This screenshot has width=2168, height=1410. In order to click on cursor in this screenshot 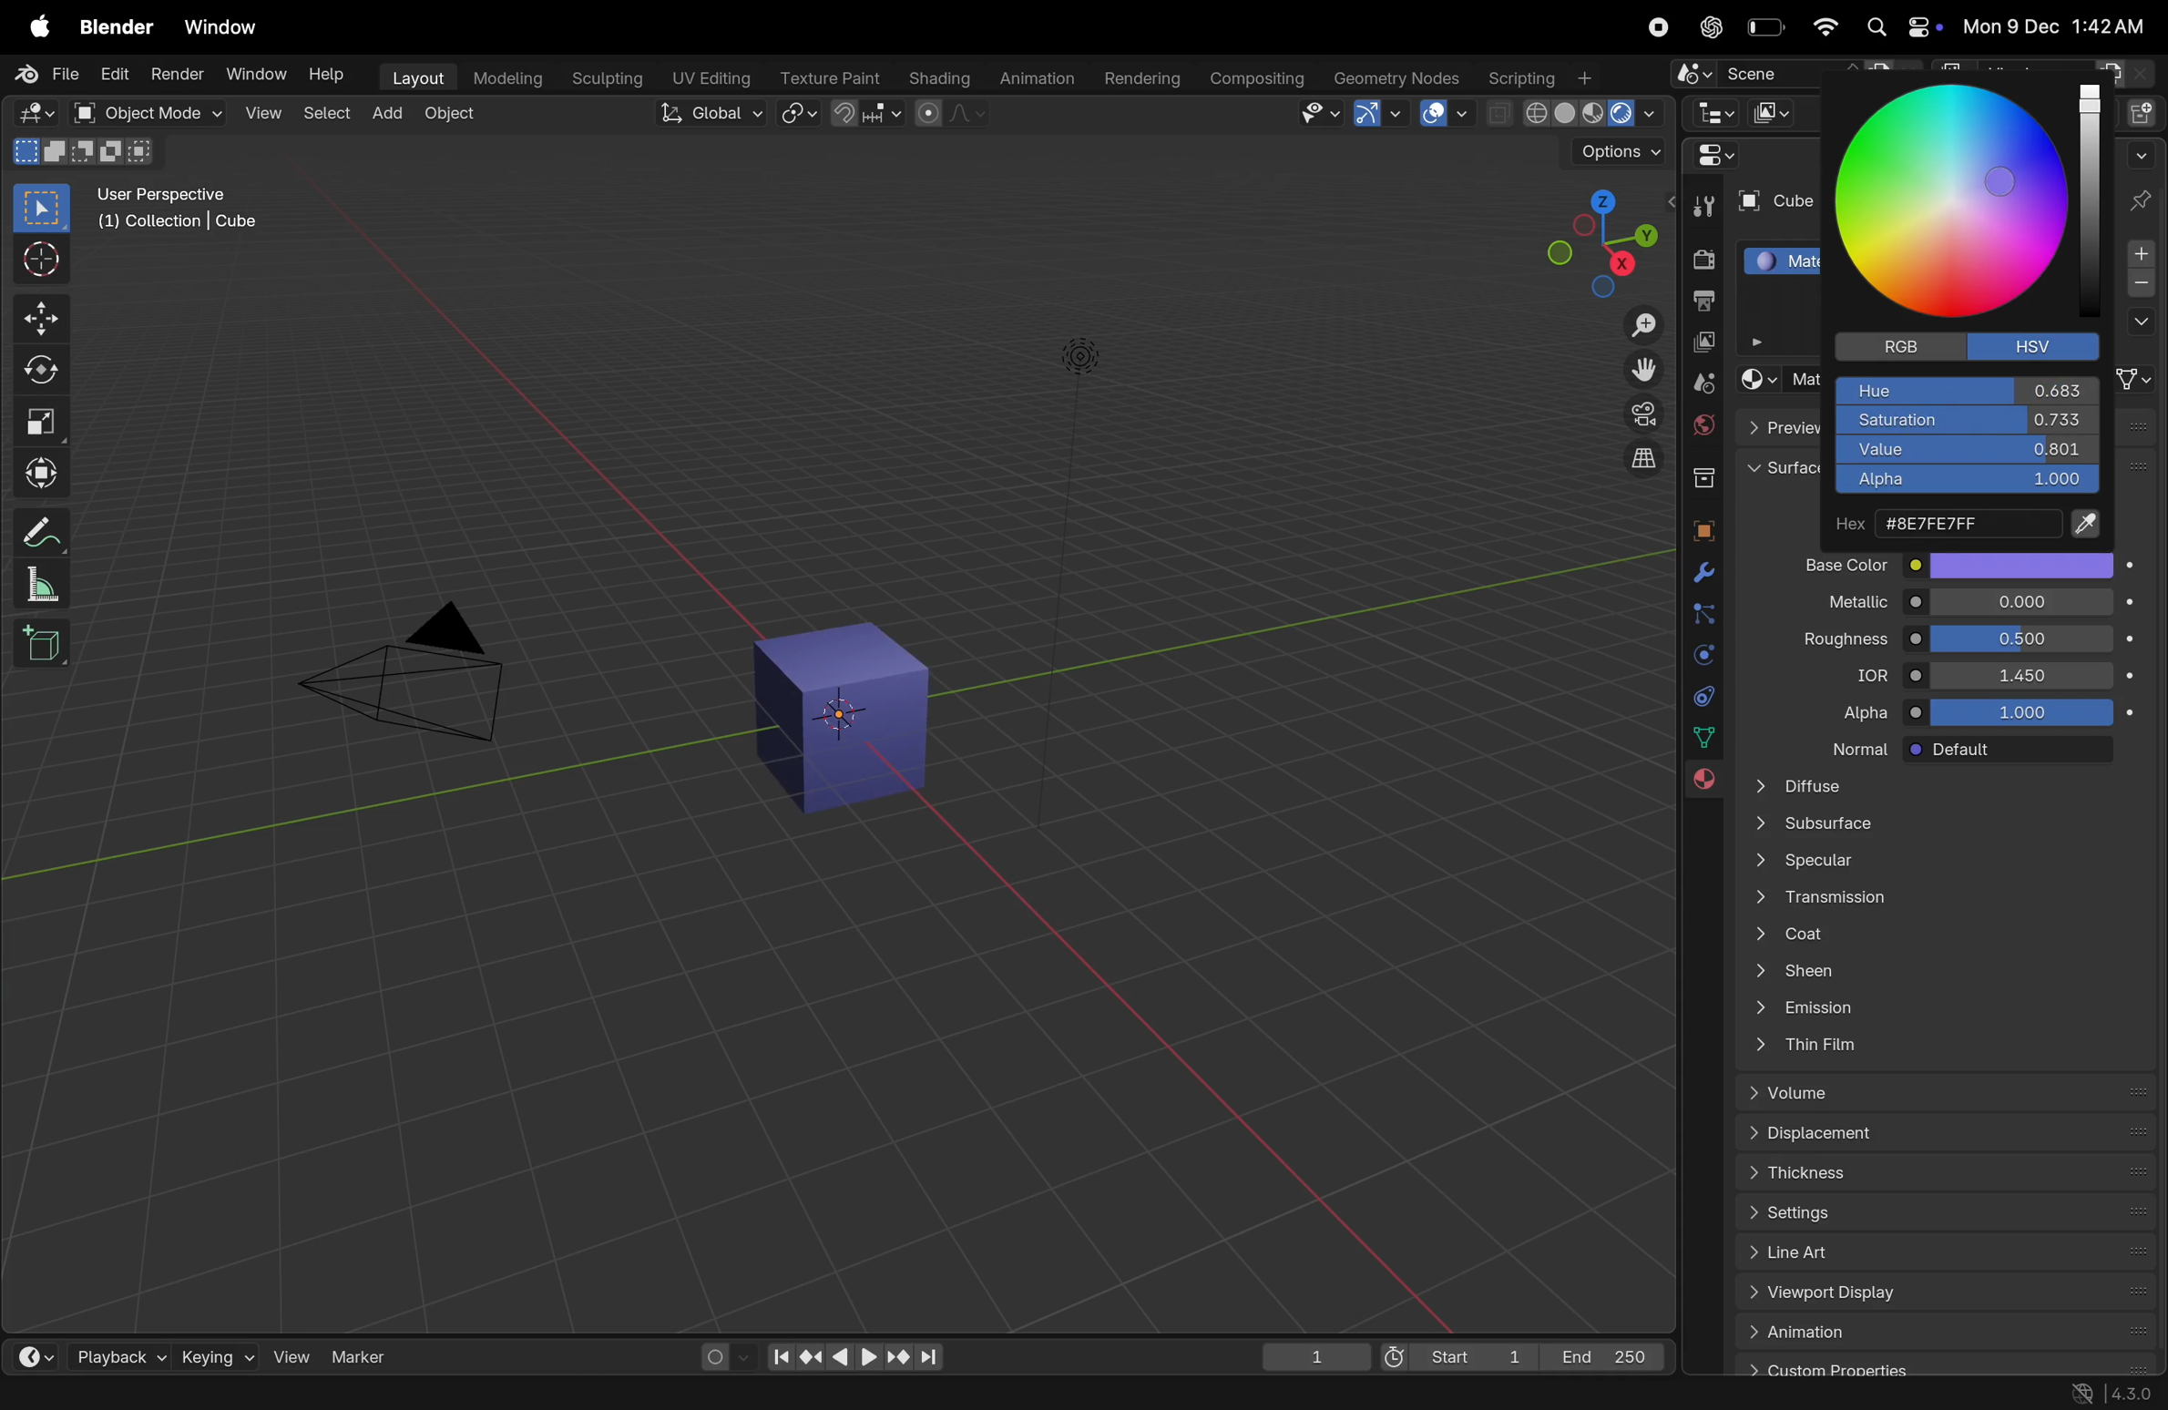, I will do `click(1952, 226)`.